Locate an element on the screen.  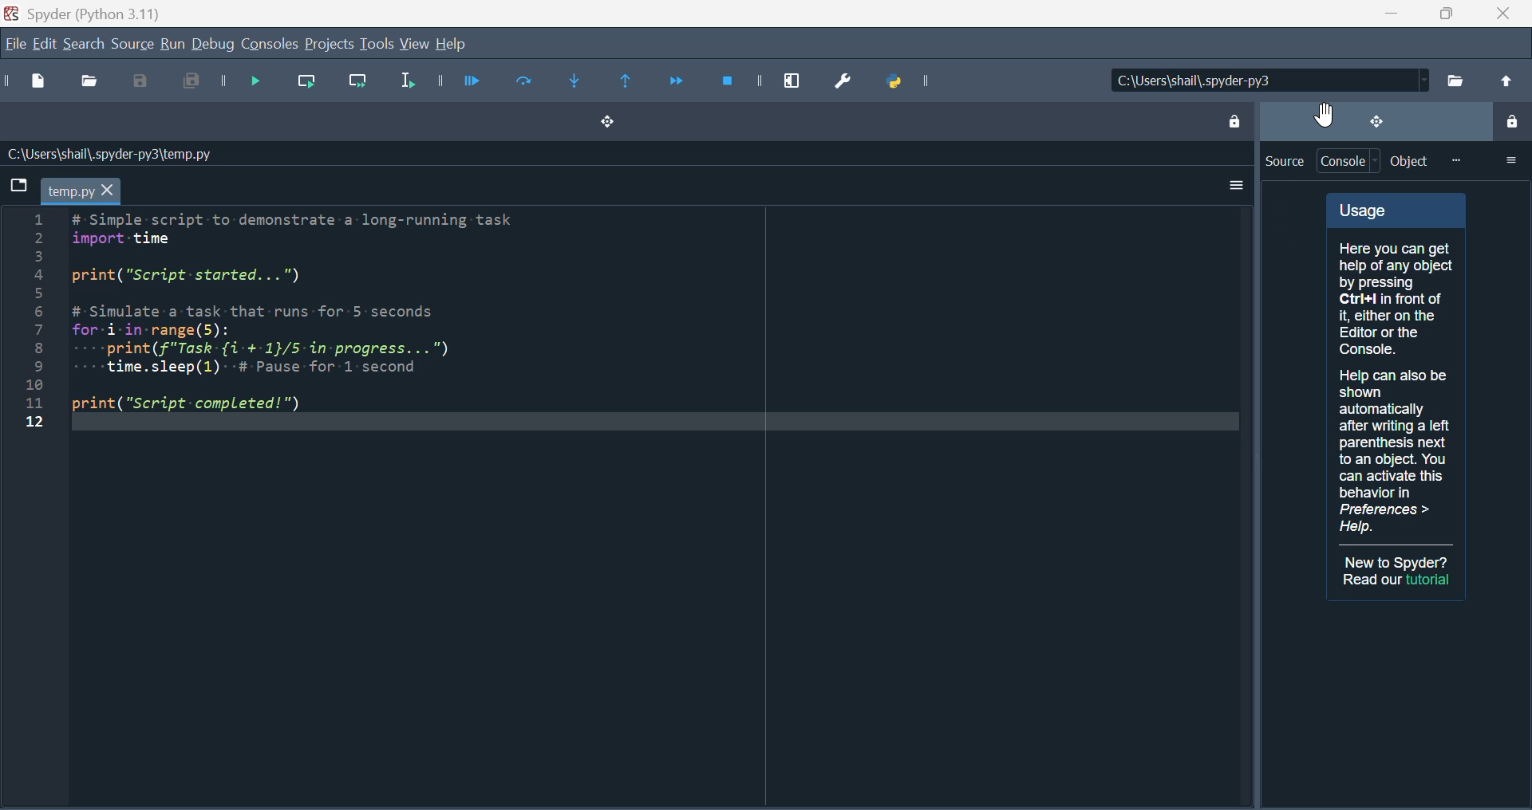
more options is located at coordinates (1510, 159).